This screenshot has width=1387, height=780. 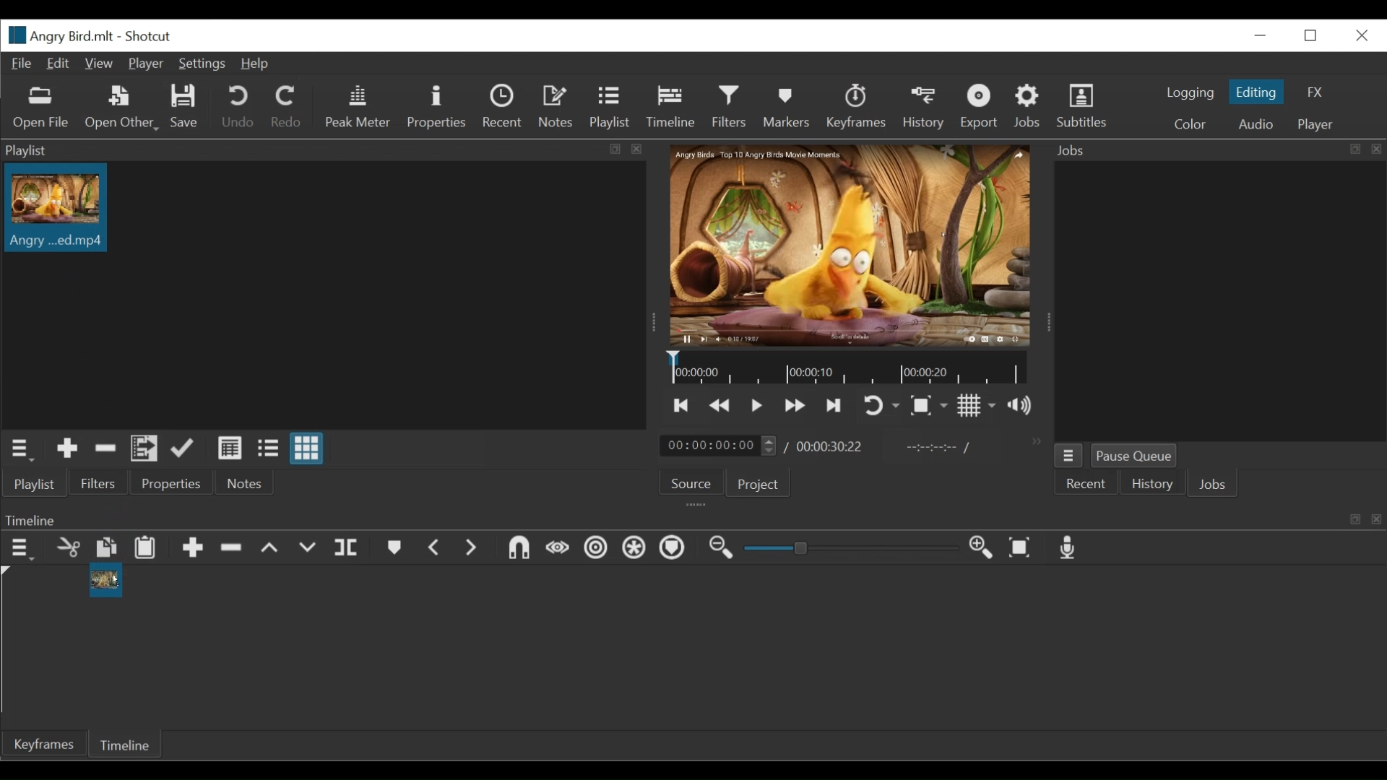 What do you see at coordinates (851, 246) in the screenshot?
I see `Media Viewer` at bounding box center [851, 246].